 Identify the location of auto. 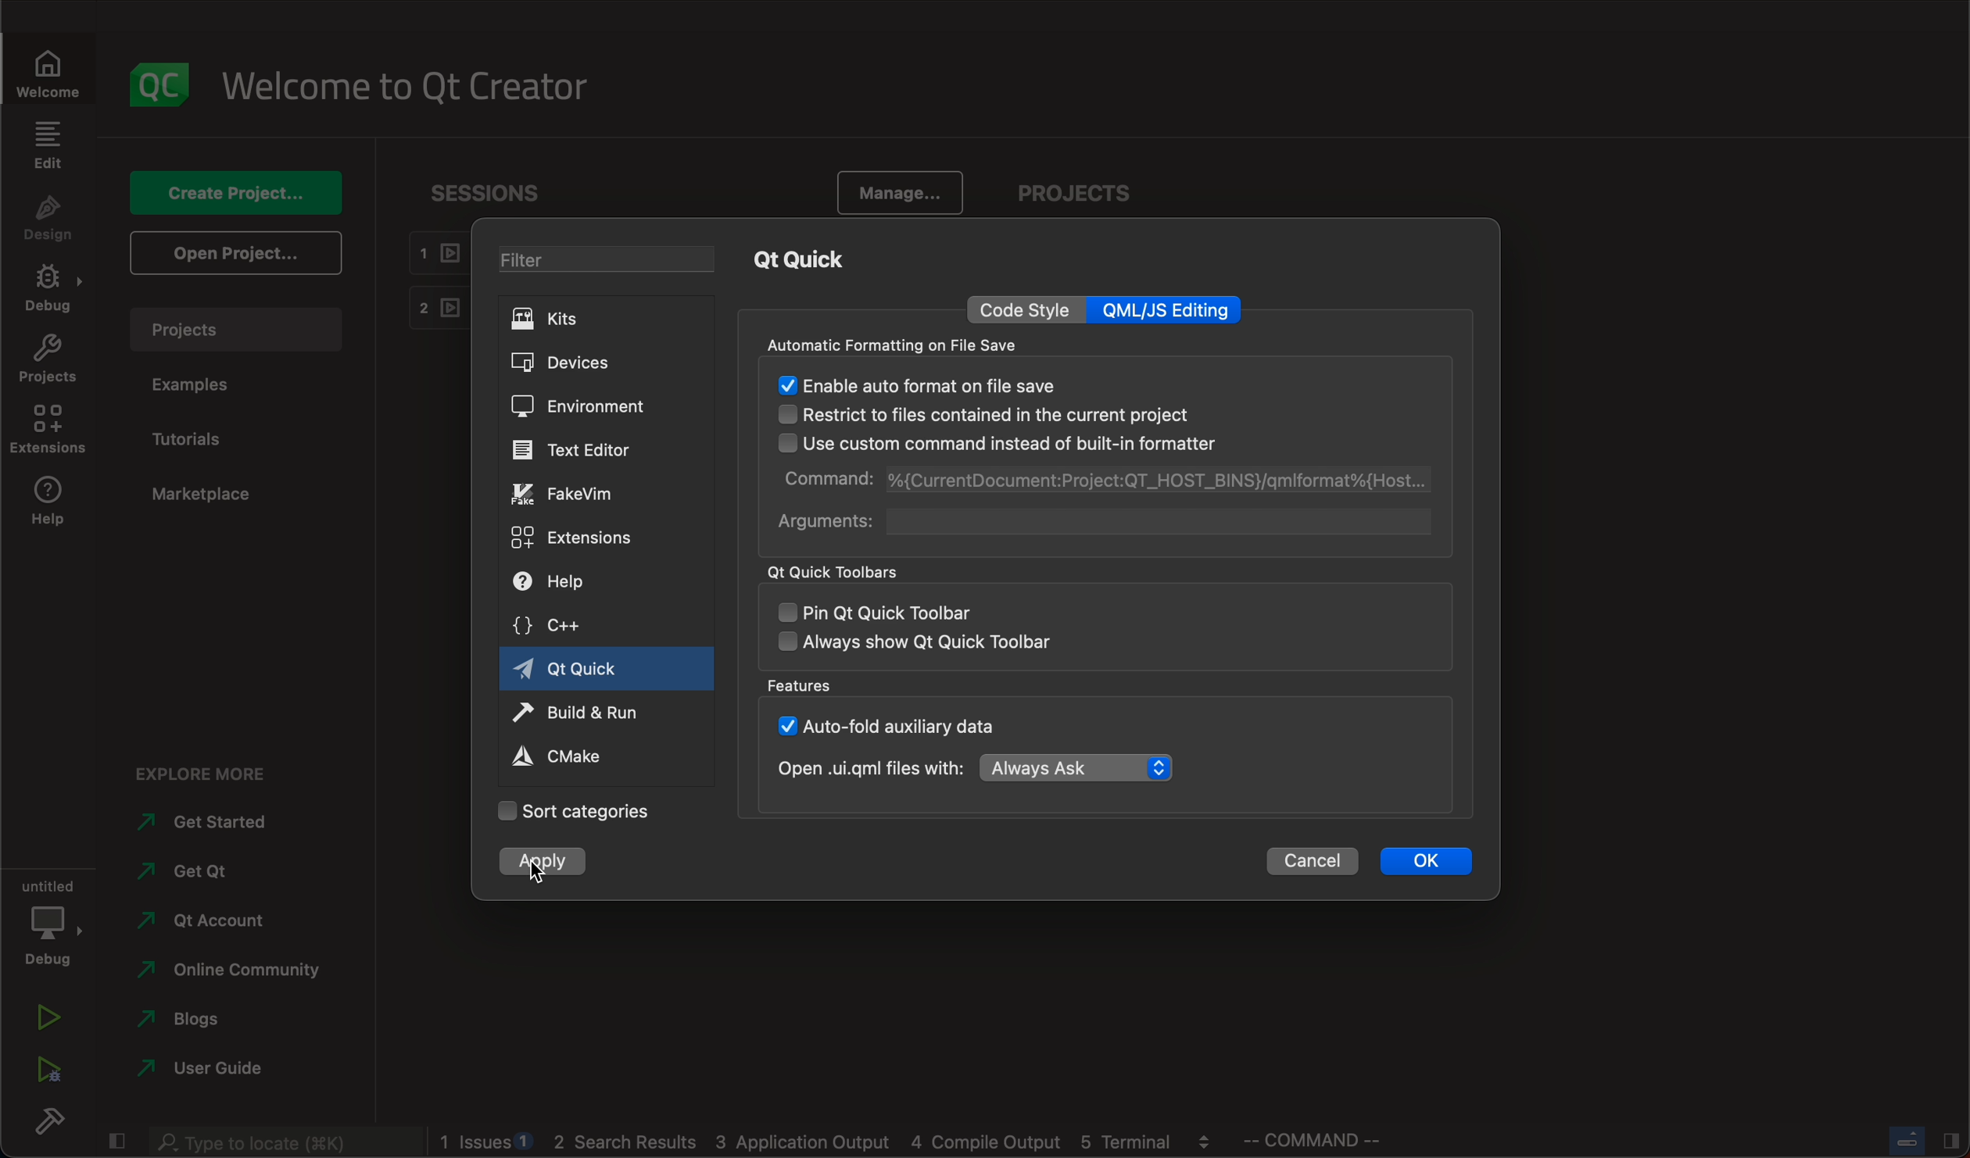
(919, 724).